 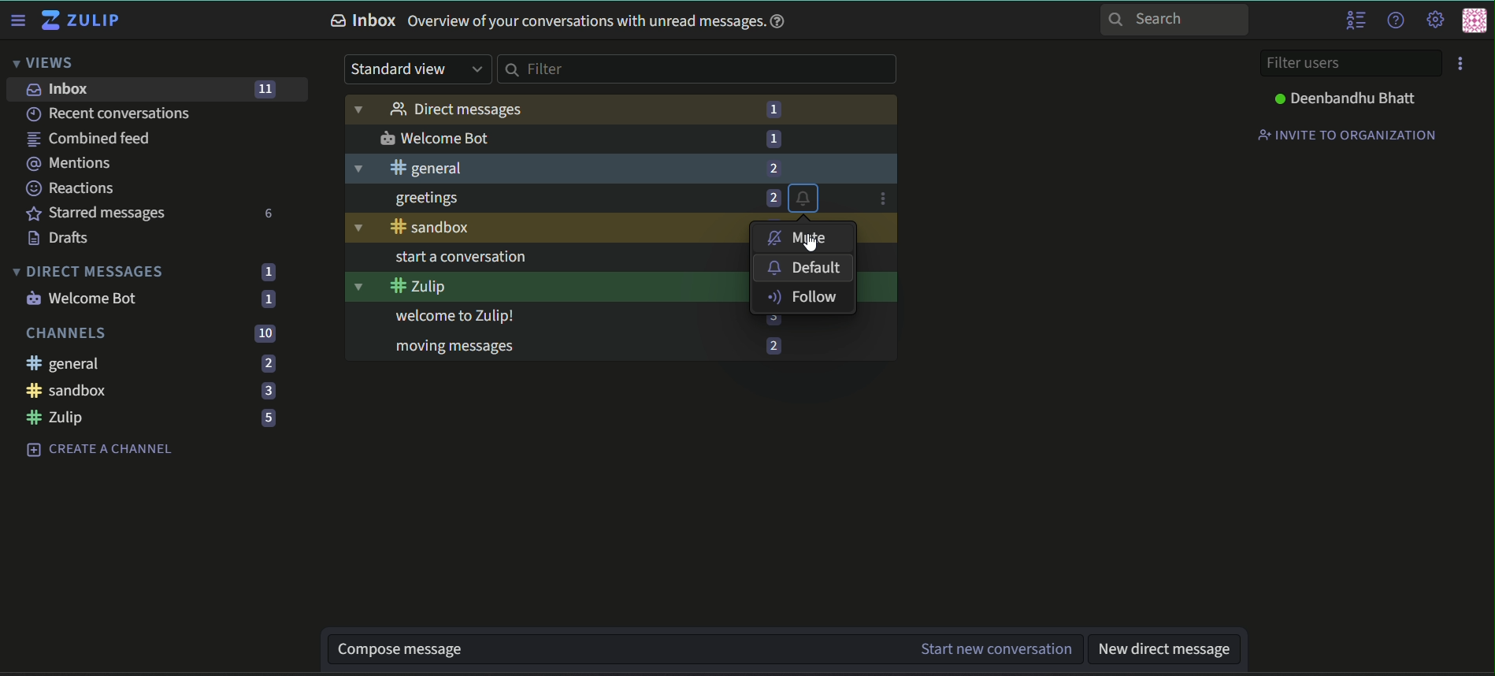 I want to click on Numbers, so click(x=265, y=418).